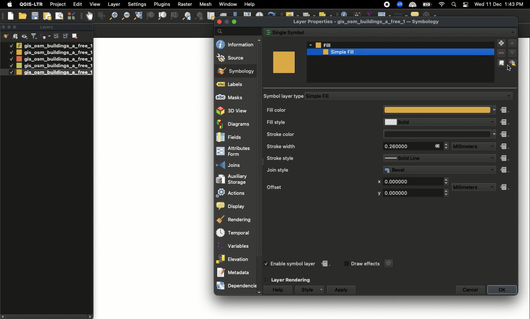 Image resolution: width=530 pixels, height=319 pixels. I want to click on Symbol layer type, so click(285, 96).